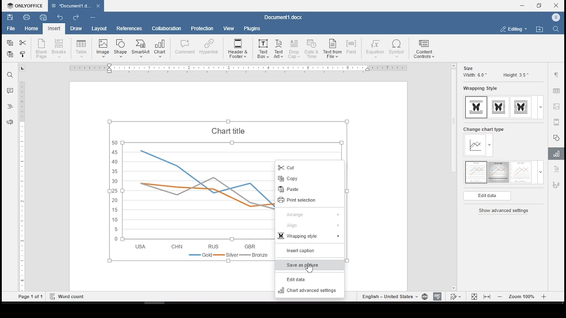 This screenshot has height=318, width=566. Describe the element at coordinates (521, 173) in the screenshot. I see `chart style 3` at that location.